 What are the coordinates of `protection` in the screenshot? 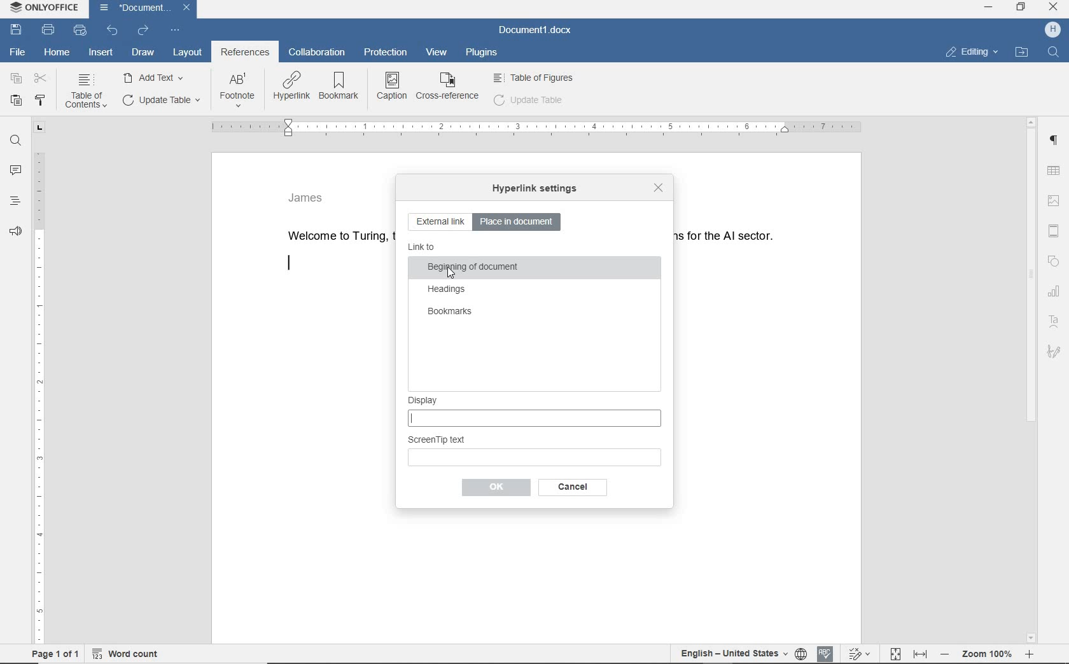 It's located at (387, 53).